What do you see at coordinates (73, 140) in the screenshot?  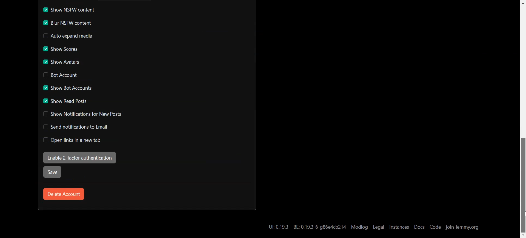 I see `Disable Open links in new tab` at bounding box center [73, 140].